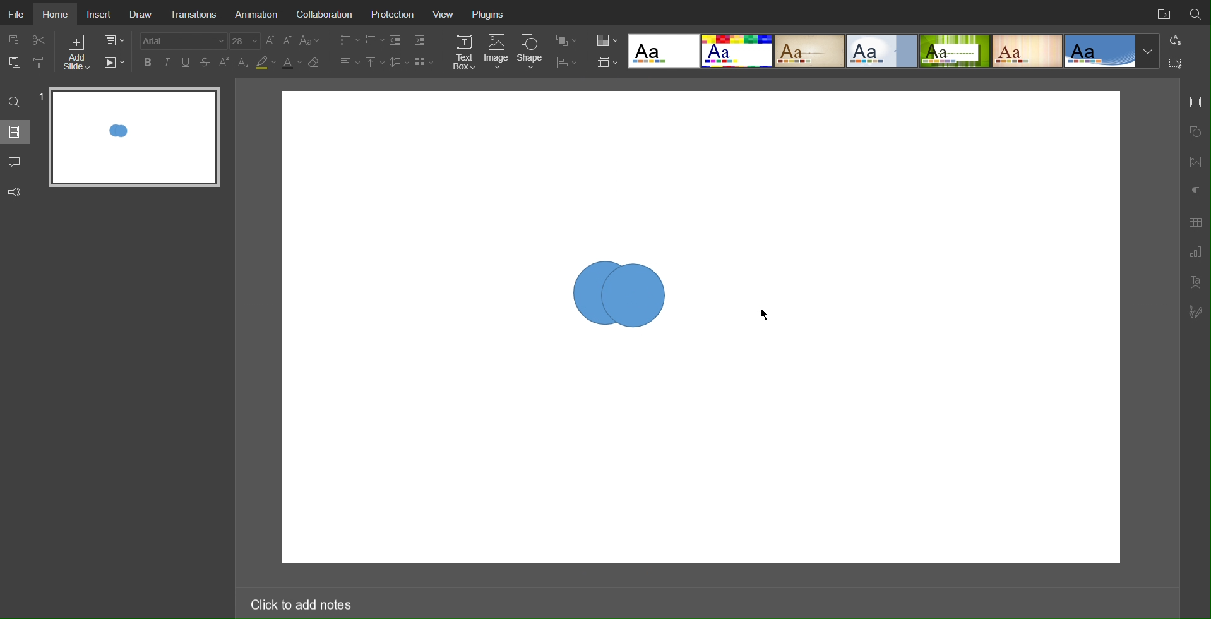  I want to click on Search, so click(14, 101).